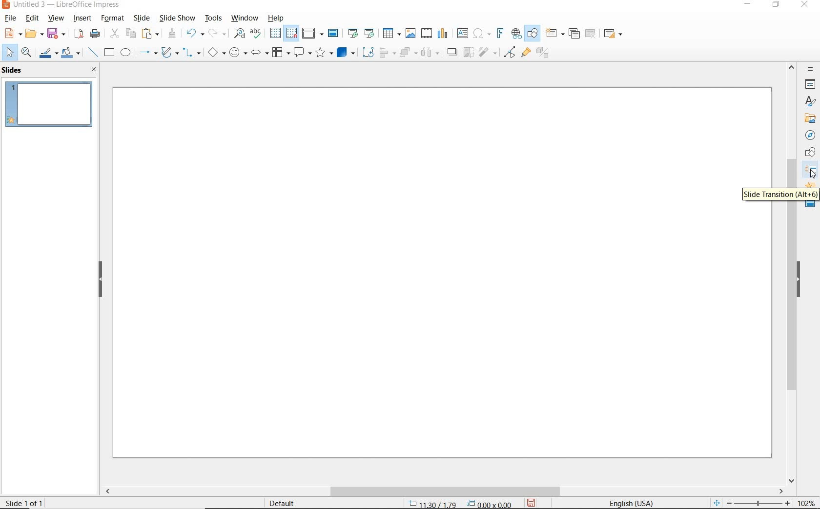 Image resolution: width=820 pixels, height=509 pixels. Describe the element at coordinates (101, 279) in the screenshot. I see `HIDE` at that location.